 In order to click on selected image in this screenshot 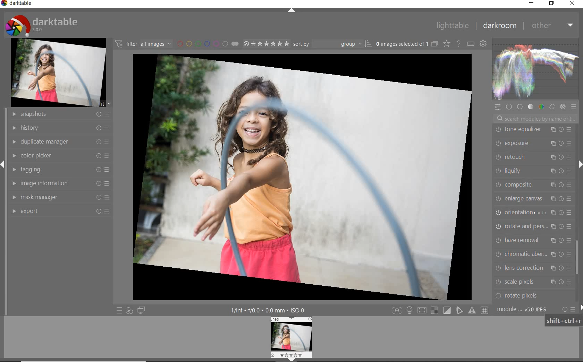, I will do `click(303, 176)`.